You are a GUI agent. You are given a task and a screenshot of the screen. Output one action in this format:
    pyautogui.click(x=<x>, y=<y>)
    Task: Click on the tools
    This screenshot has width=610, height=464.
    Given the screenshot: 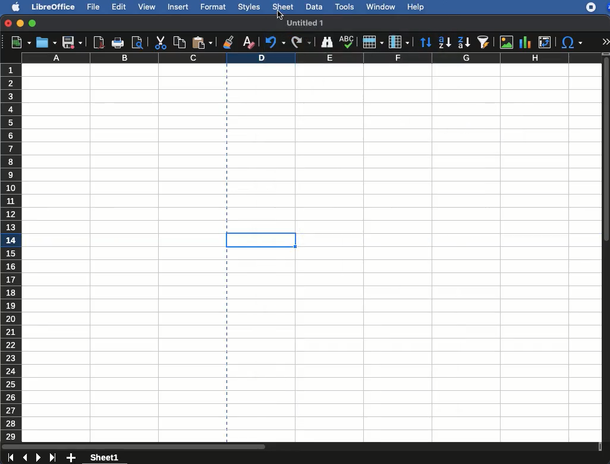 What is the action you would take?
    pyautogui.click(x=345, y=8)
    